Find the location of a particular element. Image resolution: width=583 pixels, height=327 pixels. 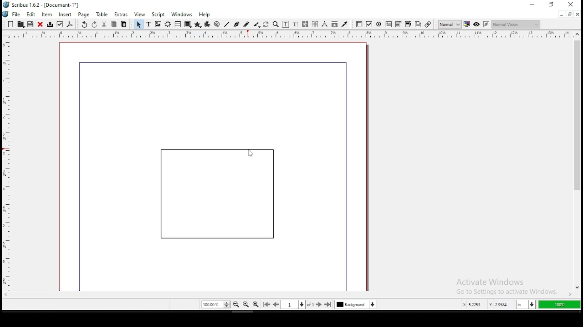

pdf combo box is located at coordinates (408, 25).